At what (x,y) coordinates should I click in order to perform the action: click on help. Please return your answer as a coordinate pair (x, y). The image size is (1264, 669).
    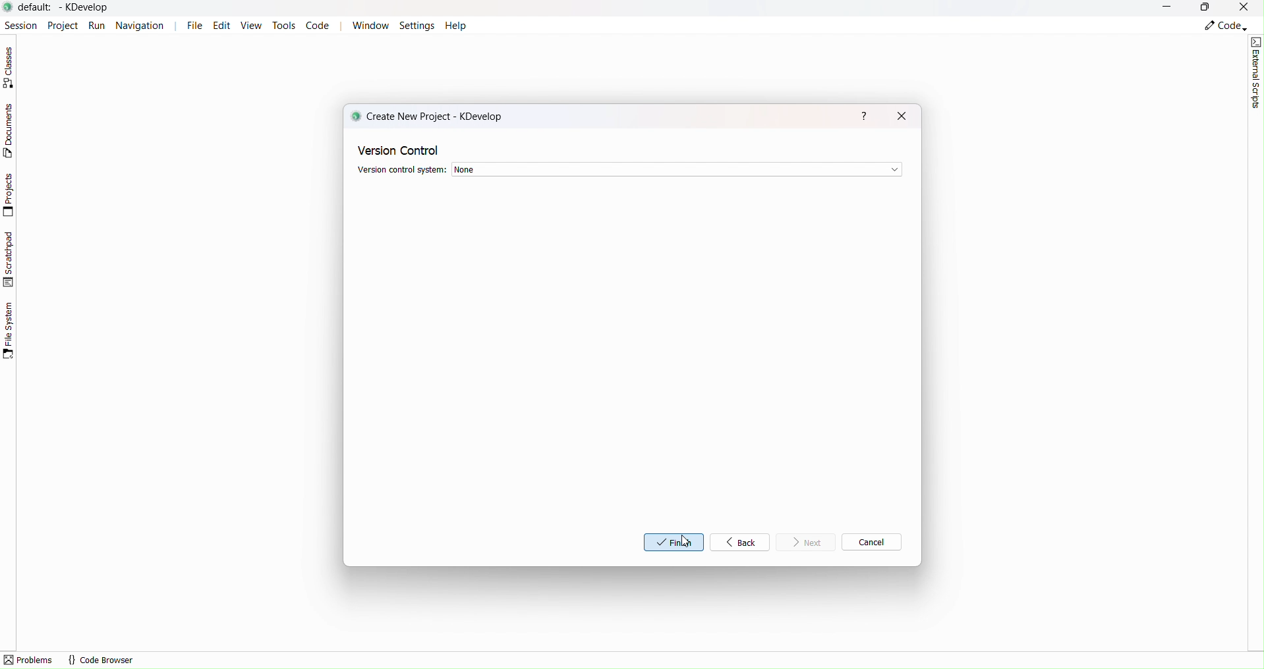
    Looking at the image, I should click on (863, 115).